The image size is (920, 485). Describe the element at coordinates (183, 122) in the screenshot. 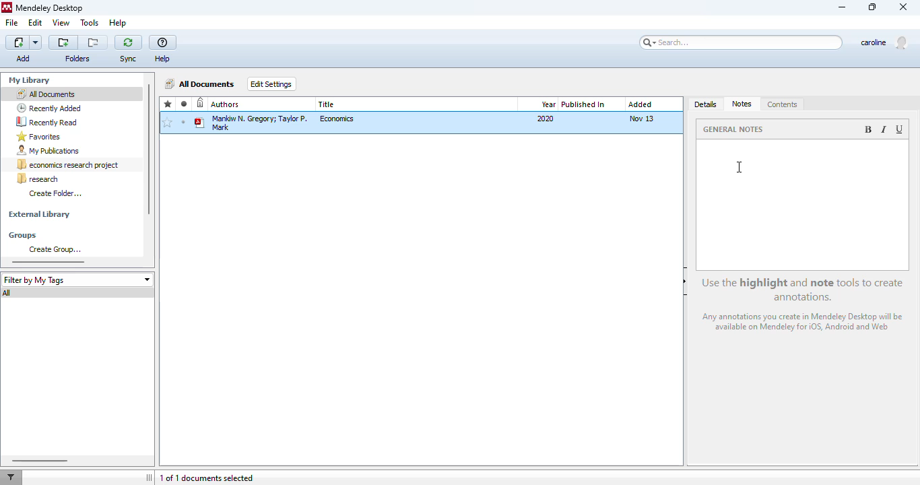

I see `unread` at that location.